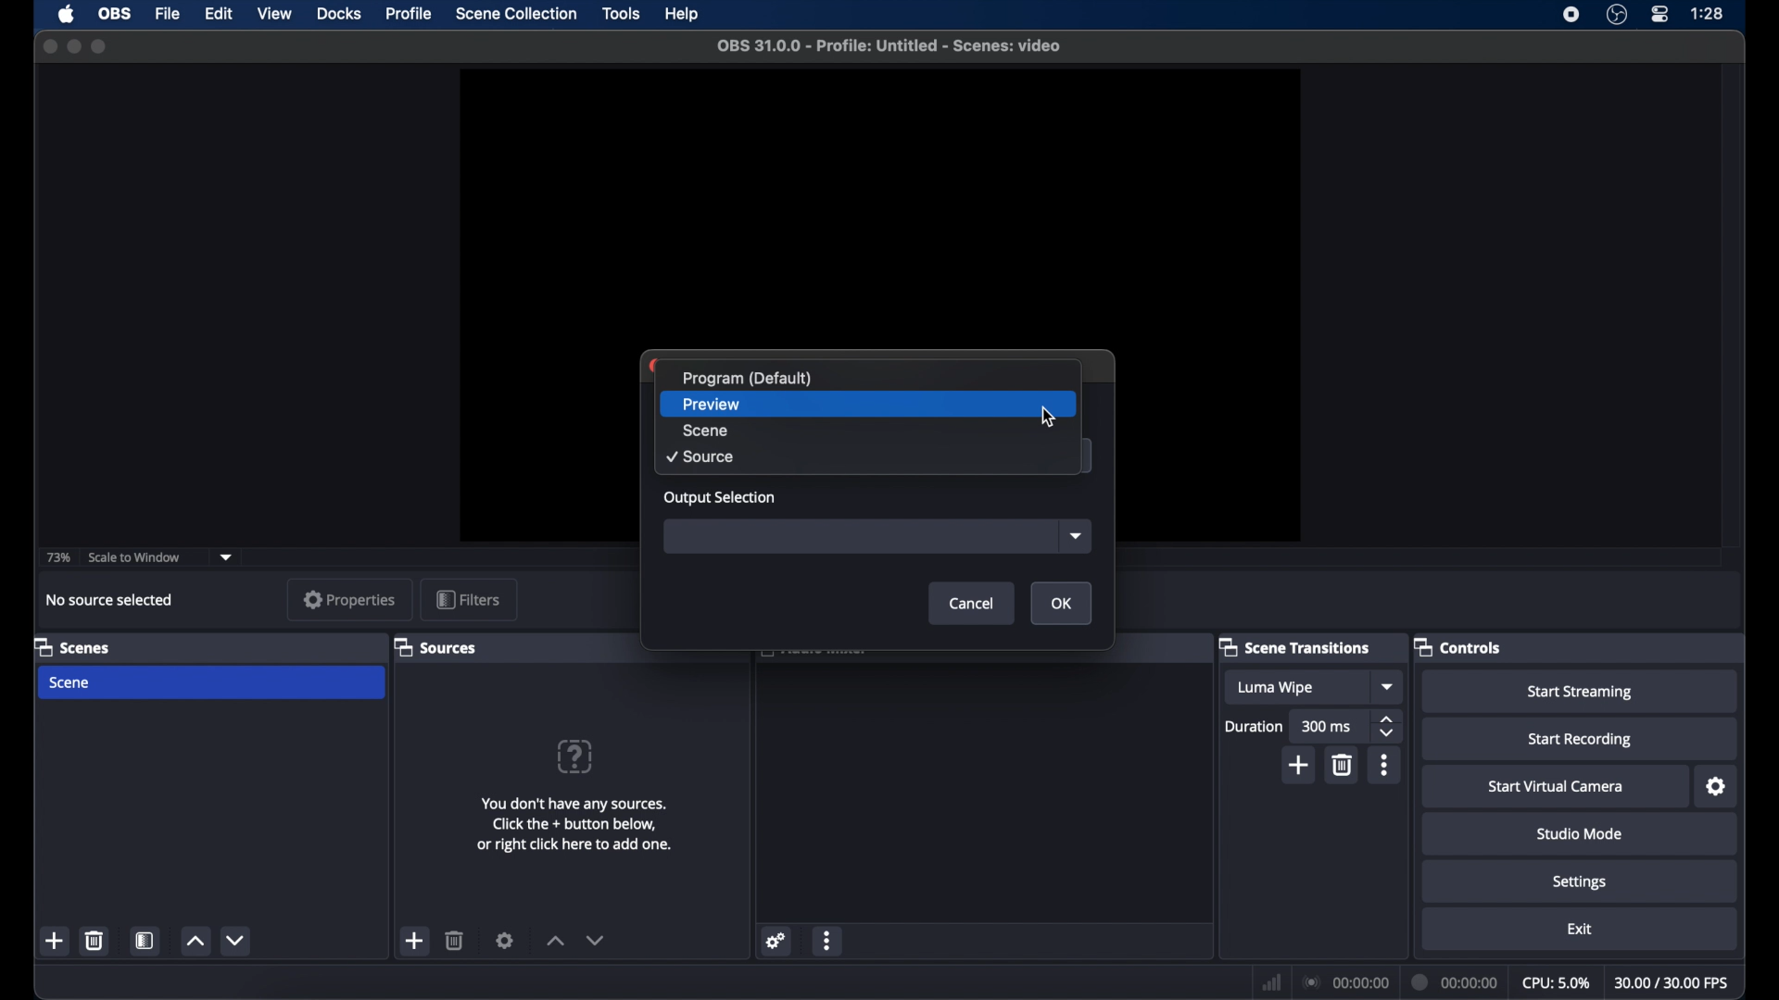 The image size is (1779, 1000). Describe the element at coordinates (1580, 833) in the screenshot. I see `studio mode` at that location.